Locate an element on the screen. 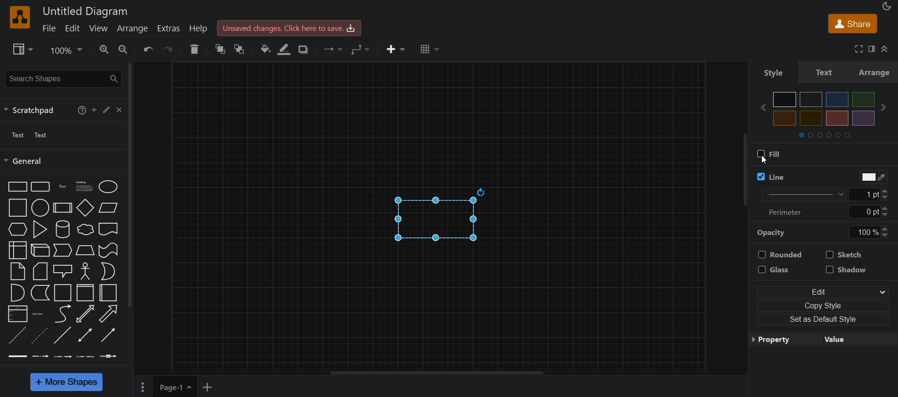 The height and width of the screenshot is (397, 898). cube is located at coordinates (40, 251).